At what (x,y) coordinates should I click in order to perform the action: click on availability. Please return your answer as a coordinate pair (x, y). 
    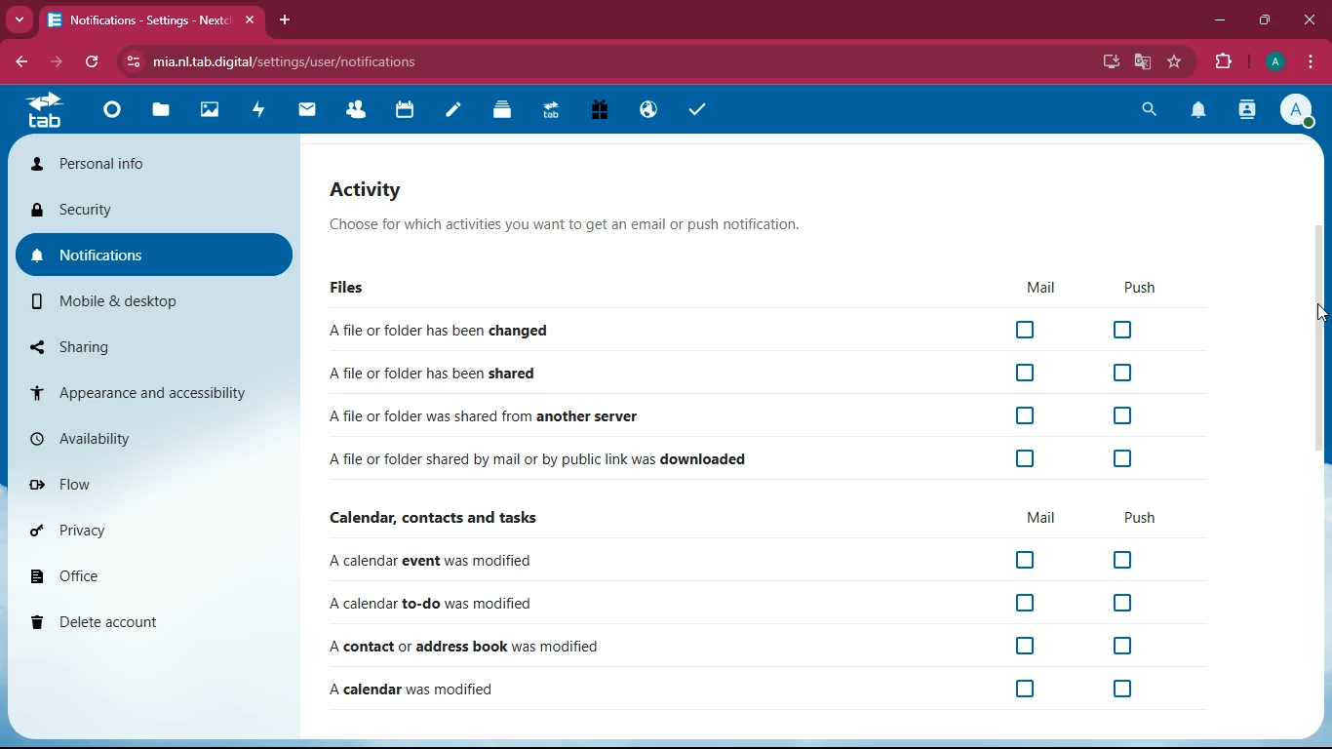
    Looking at the image, I should click on (155, 440).